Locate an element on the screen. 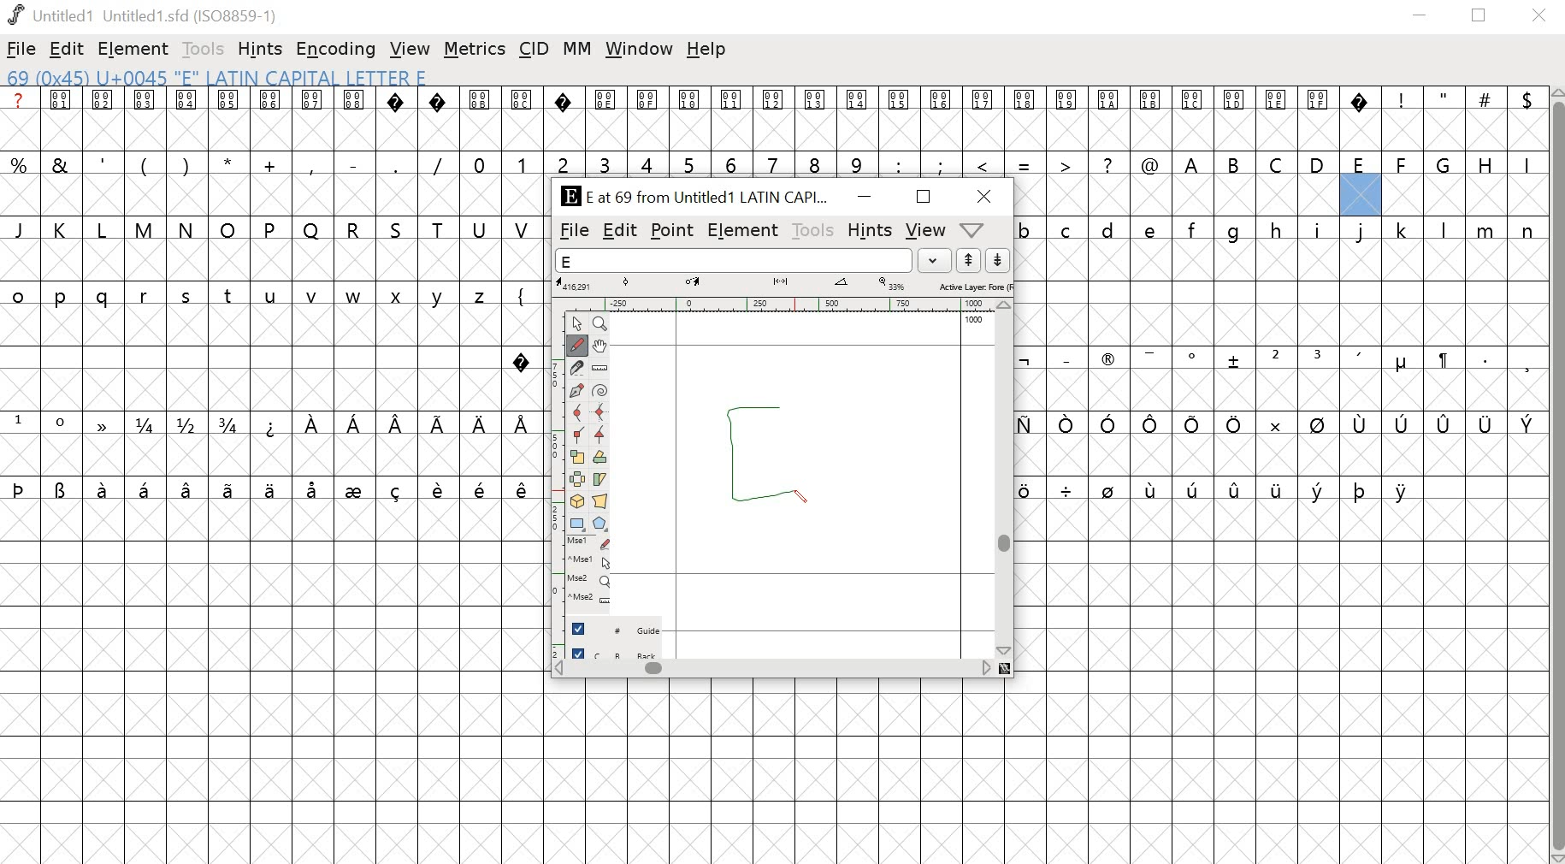 This screenshot has height=864, width=1565. scrollbar is located at coordinates (1007, 479).